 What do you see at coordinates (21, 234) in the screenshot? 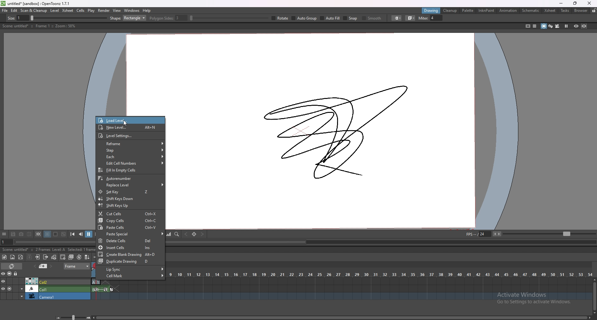
I see `snapshot` at bounding box center [21, 234].